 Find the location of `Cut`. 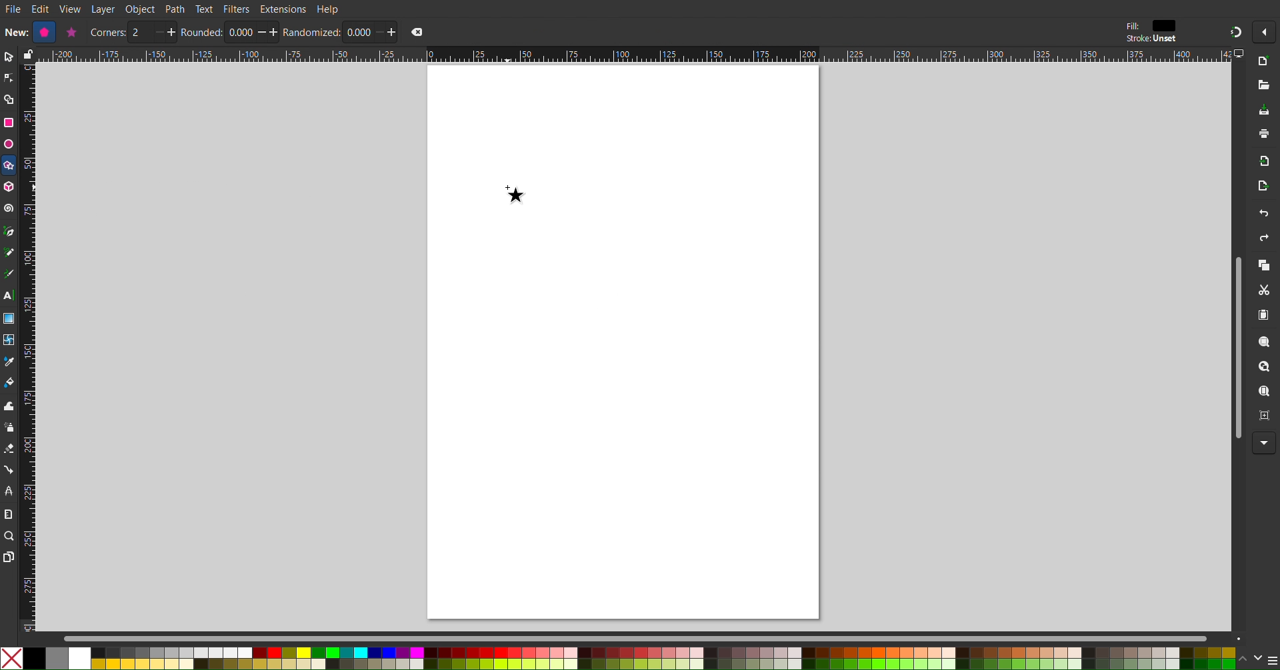

Cut is located at coordinates (1267, 291).